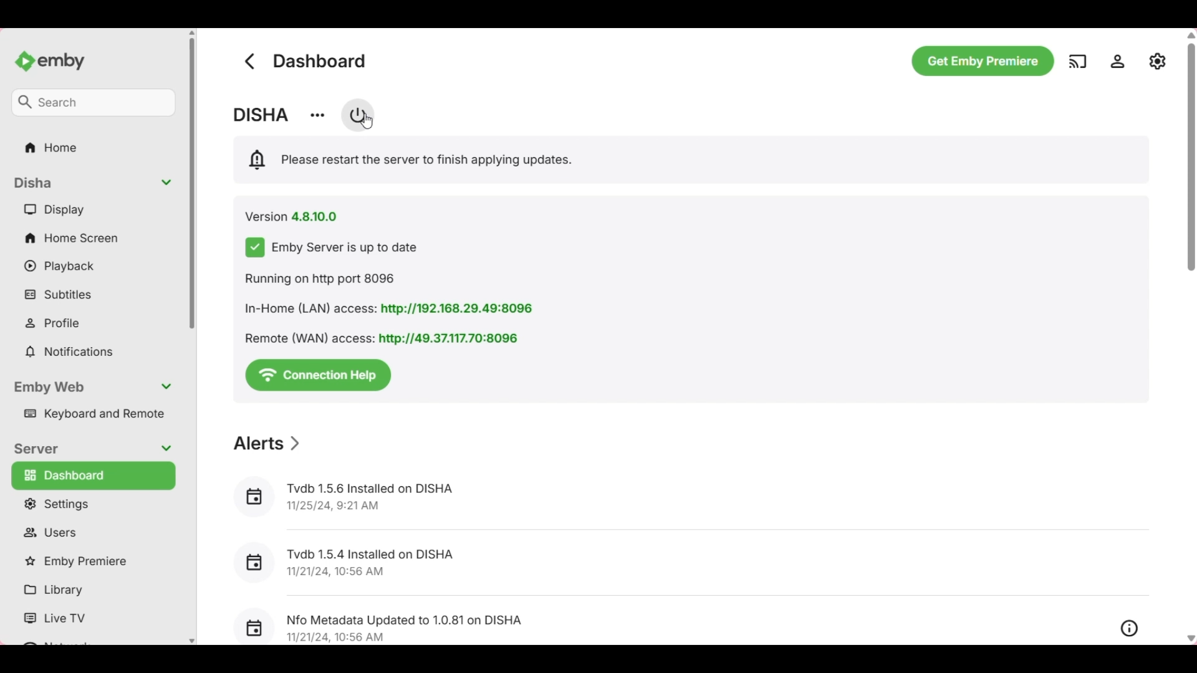  What do you see at coordinates (1158, 60) in the screenshot?
I see `Manage EMBY server` at bounding box center [1158, 60].